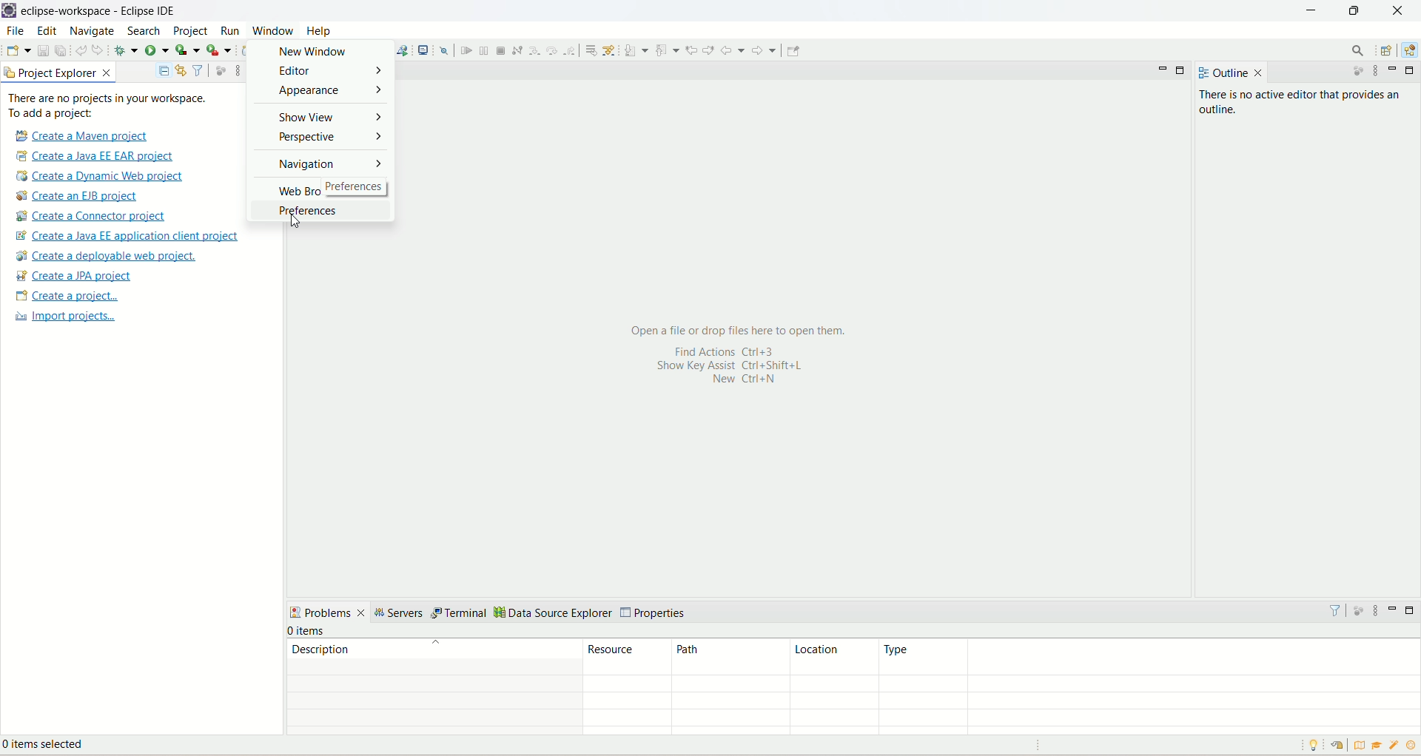 Image resolution: width=1421 pixels, height=756 pixels. Describe the element at coordinates (1163, 72) in the screenshot. I see `minimize` at that location.